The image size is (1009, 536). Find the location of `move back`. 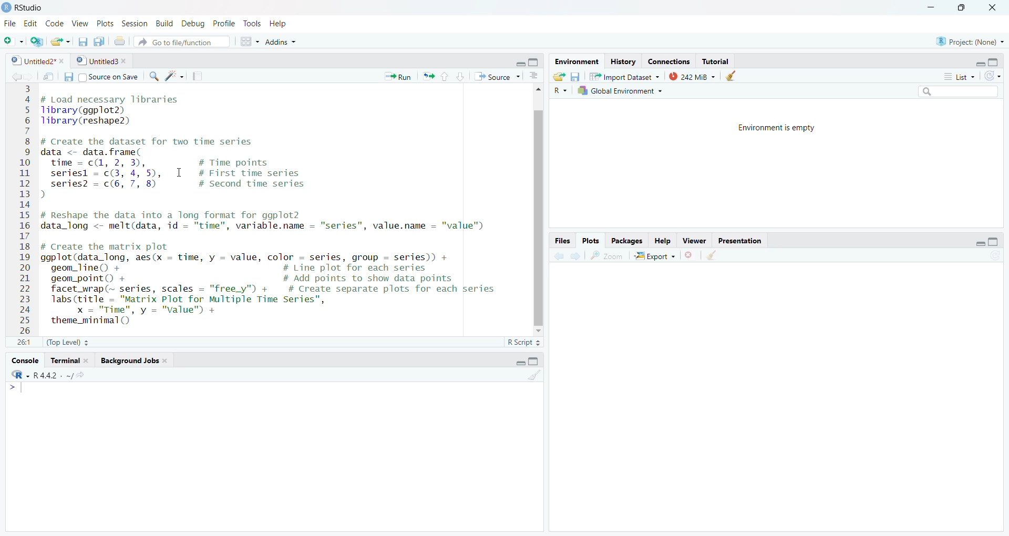

move back is located at coordinates (16, 76).